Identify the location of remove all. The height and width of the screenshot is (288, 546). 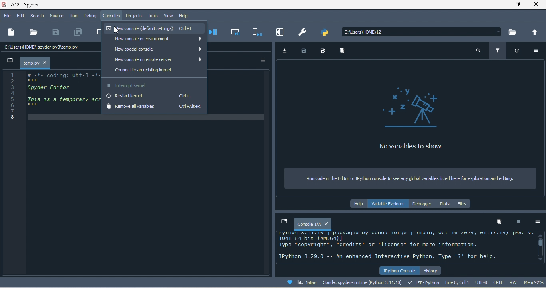
(345, 53).